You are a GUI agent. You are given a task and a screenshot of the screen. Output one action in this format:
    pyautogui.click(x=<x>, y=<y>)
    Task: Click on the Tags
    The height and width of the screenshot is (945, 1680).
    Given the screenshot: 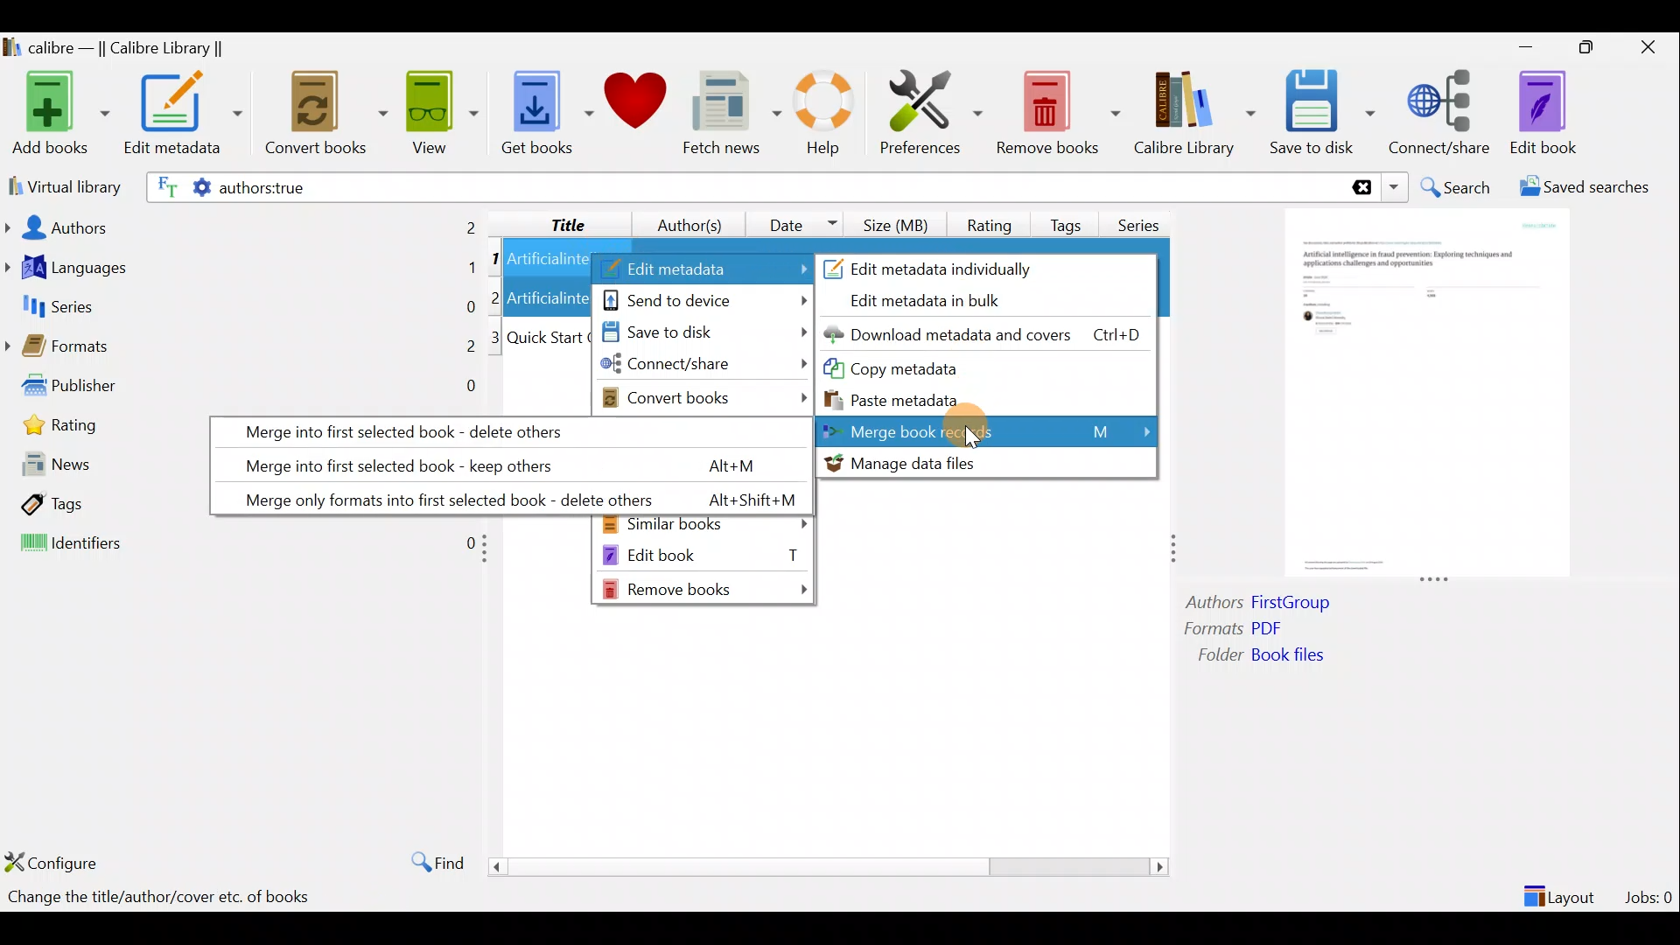 What is the action you would take?
    pyautogui.click(x=100, y=504)
    